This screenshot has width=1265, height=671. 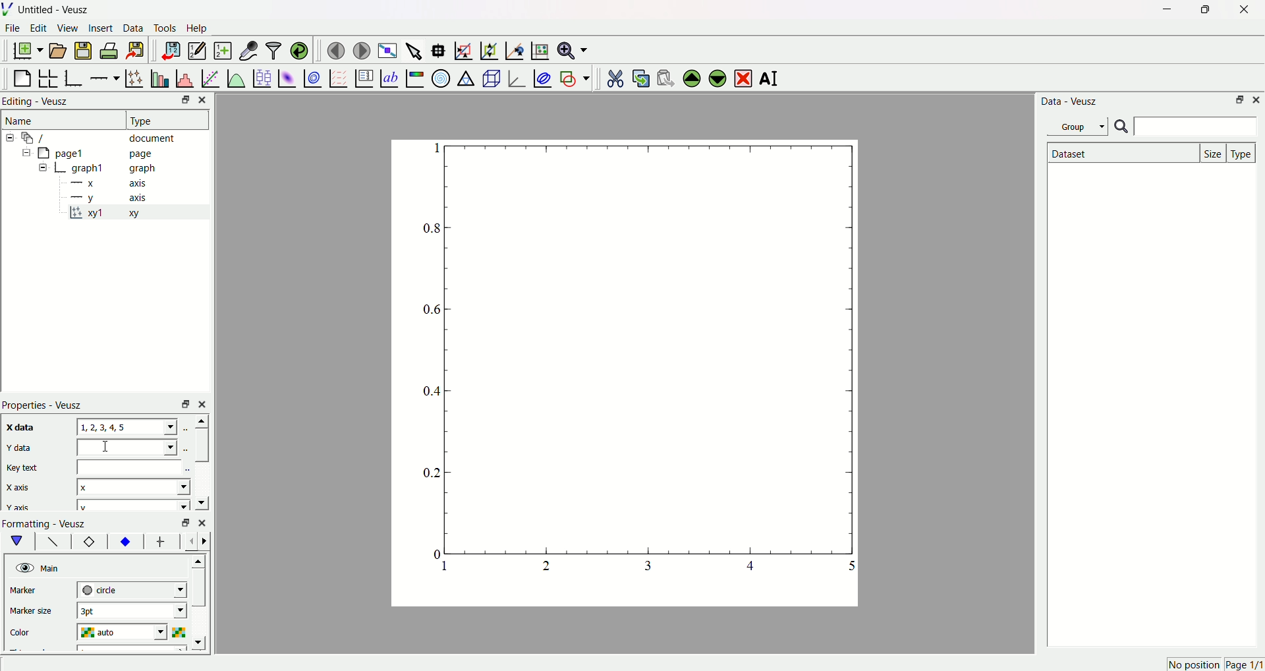 What do you see at coordinates (771, 79) in the screenshot?
I see `rename the widgets` at bounding box center [771, 79].